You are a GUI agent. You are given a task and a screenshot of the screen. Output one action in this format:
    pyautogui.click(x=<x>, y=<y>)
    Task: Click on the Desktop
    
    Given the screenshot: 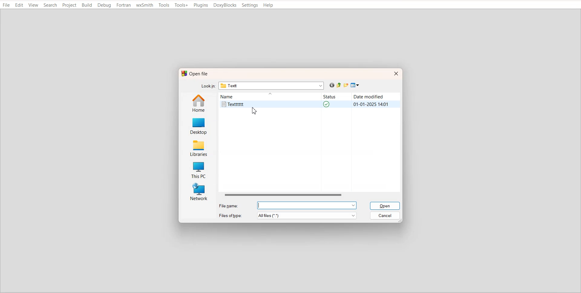 What is the action you would take?
    pyautogui.click(x=200, y=126)
    